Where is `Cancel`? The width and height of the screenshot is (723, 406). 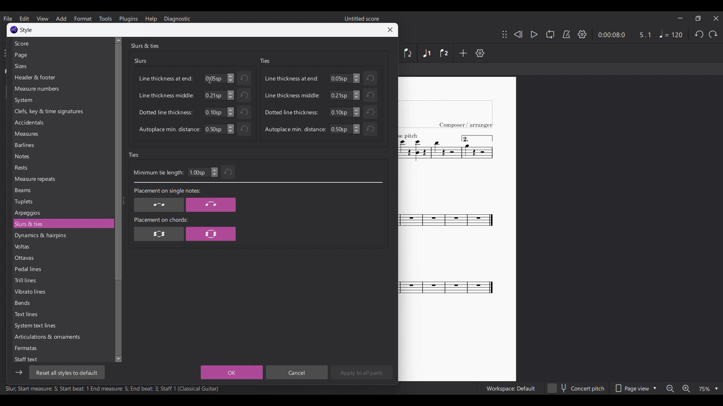 Cancel is located at coordinates (296, 372).